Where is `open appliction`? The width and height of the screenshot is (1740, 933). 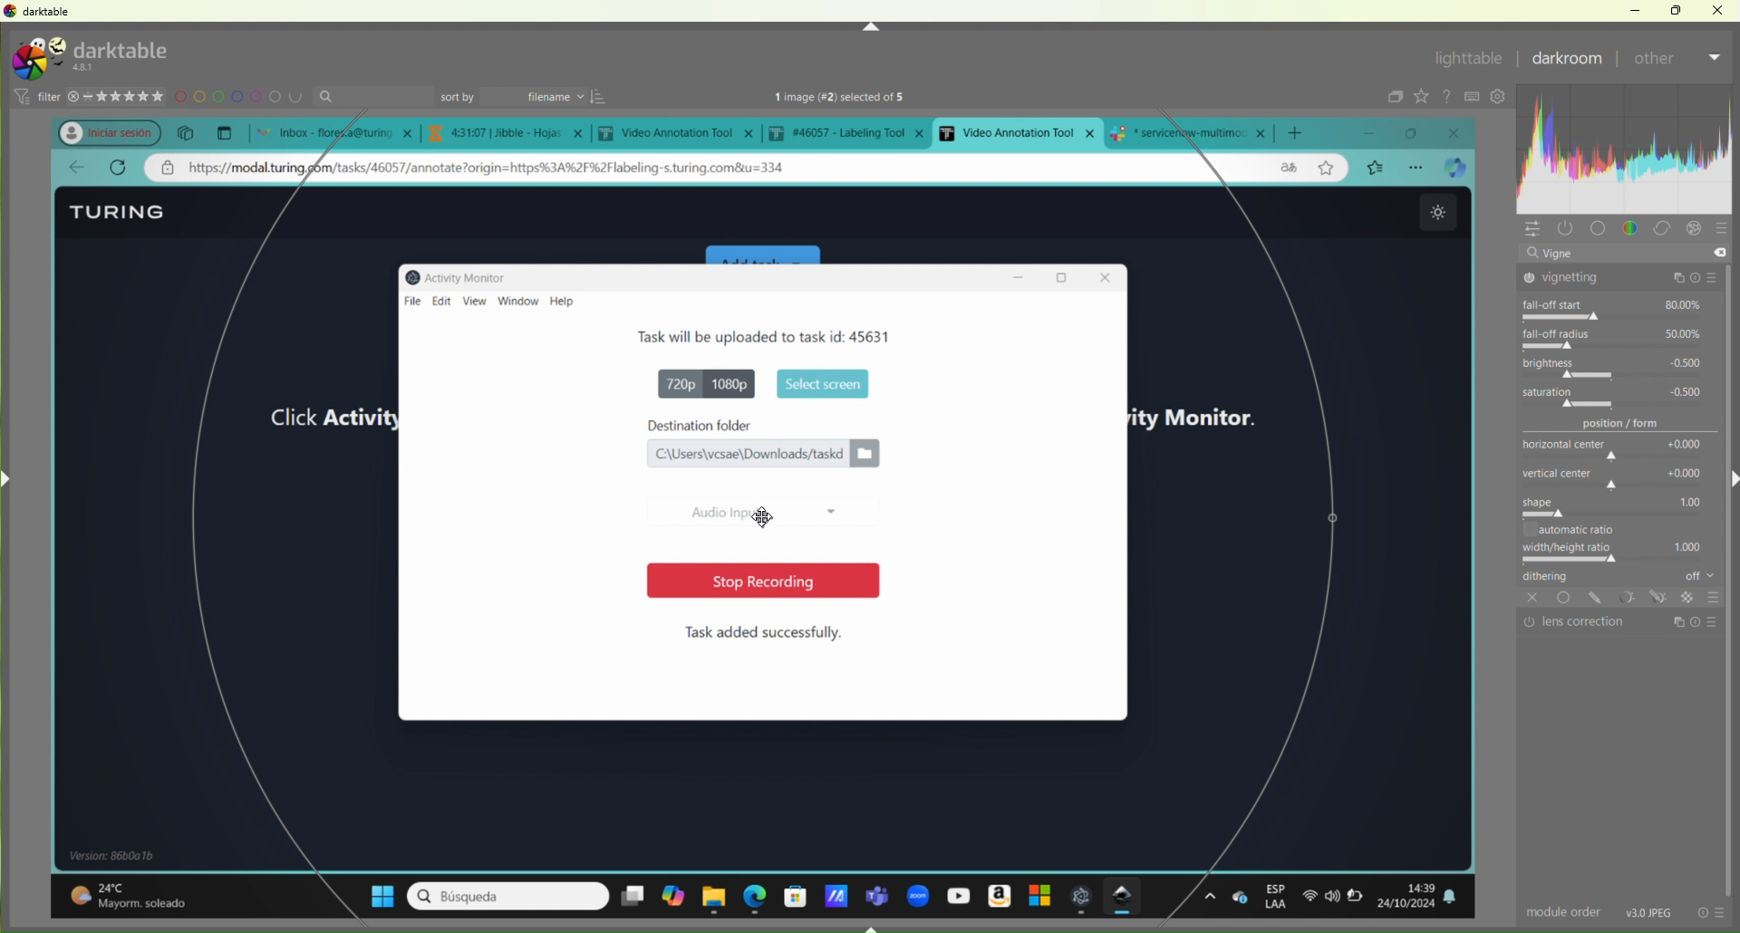
open appliction is located at coordinates (1082, 897).